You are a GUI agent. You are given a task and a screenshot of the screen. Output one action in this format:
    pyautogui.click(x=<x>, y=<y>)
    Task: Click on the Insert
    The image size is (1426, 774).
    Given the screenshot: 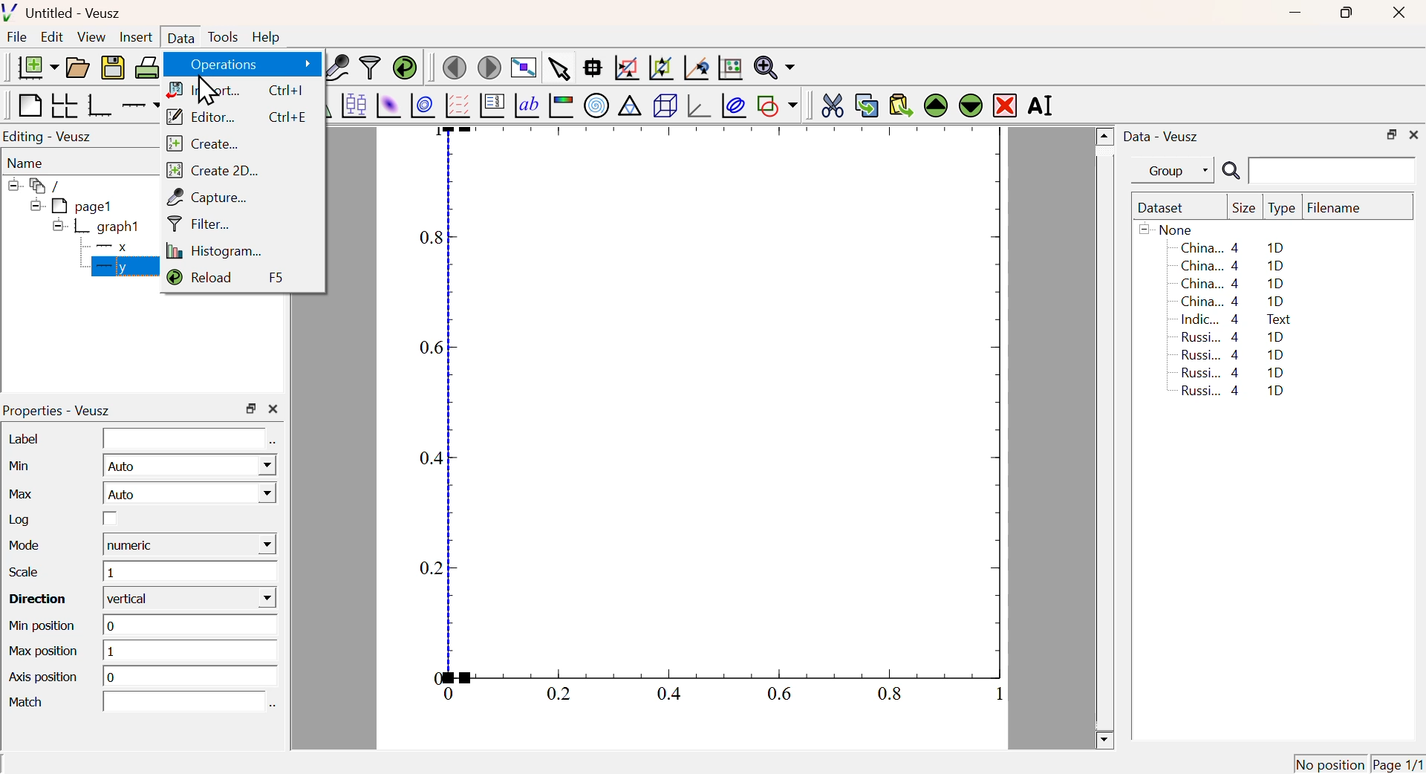 What is the action you would take?
    pyautogui.click(x=134, y=38)
    